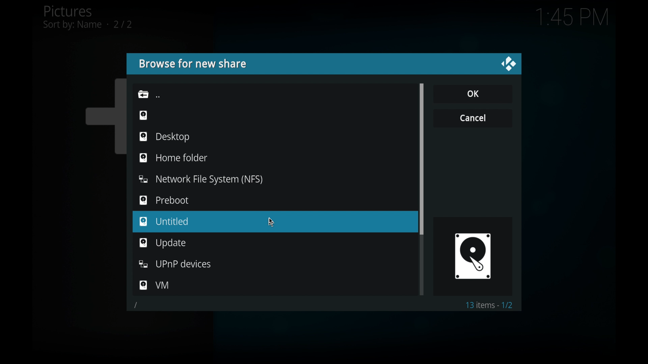 This screenshot has width=648, height=364. What do you see at coordinates (143, 115) in the screenshot?
I see `browse ` at bounding box center [143, 115].